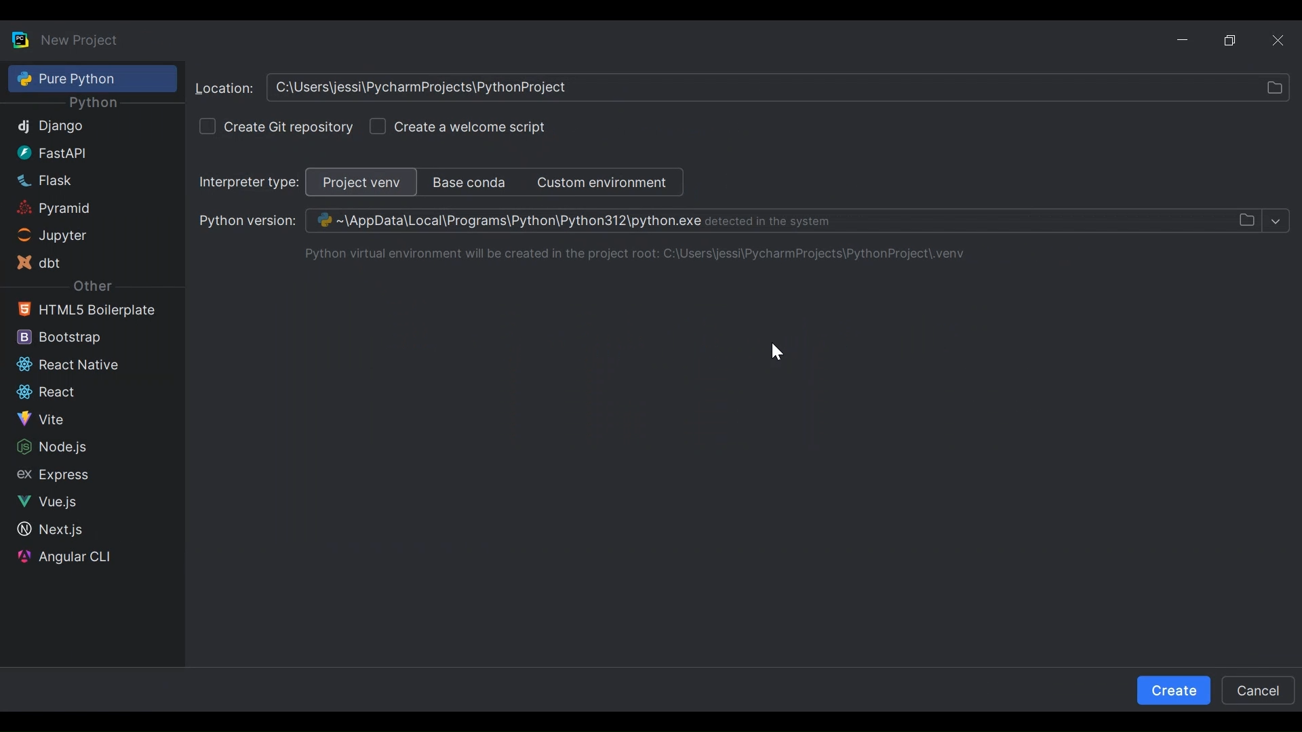  What do you see at coordinates (277, 127) in the screenshot?
I see `(un)check create Git repository` at bounding box center [277, 127].